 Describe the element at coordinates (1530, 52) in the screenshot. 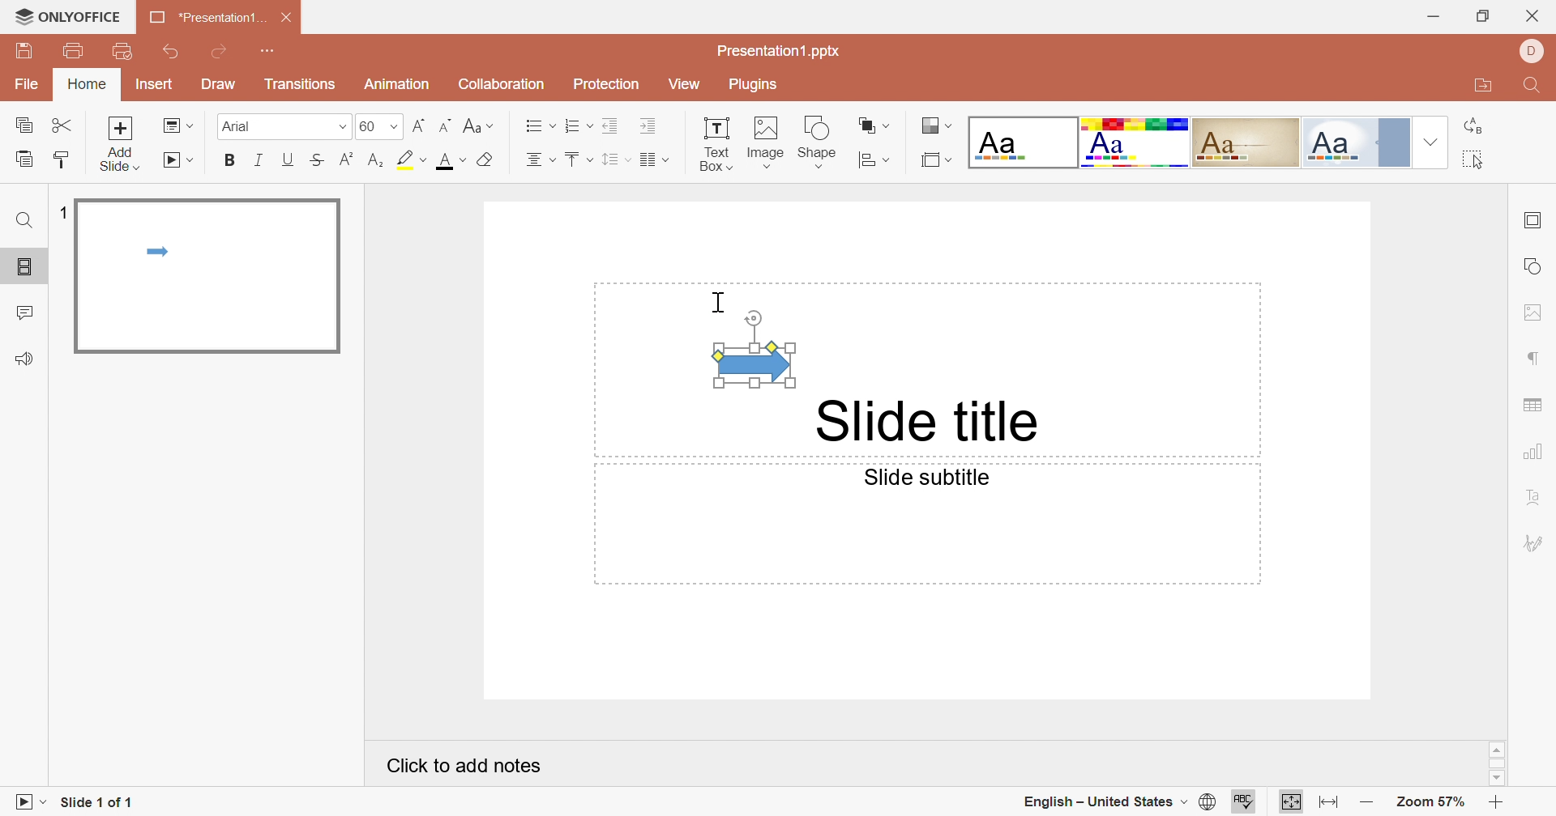

I see `DELL` at that location.